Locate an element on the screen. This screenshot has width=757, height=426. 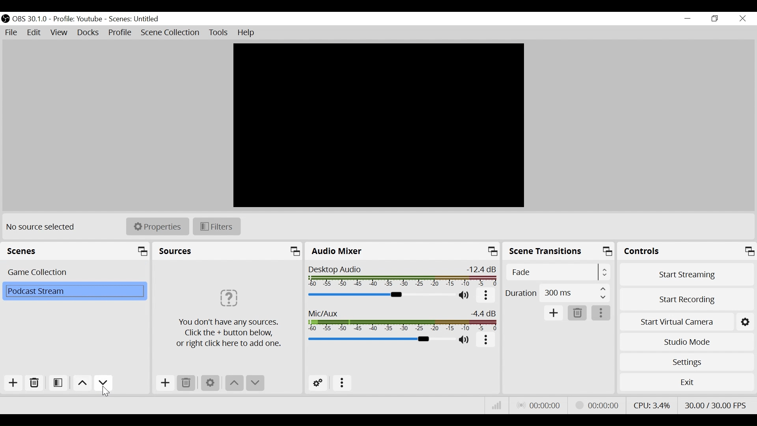
Filter is located at coordinates (216, 226).